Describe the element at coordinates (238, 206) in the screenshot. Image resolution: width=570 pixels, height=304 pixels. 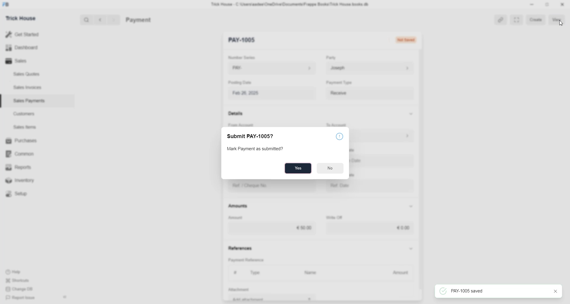
I see `Amounts` at that location.